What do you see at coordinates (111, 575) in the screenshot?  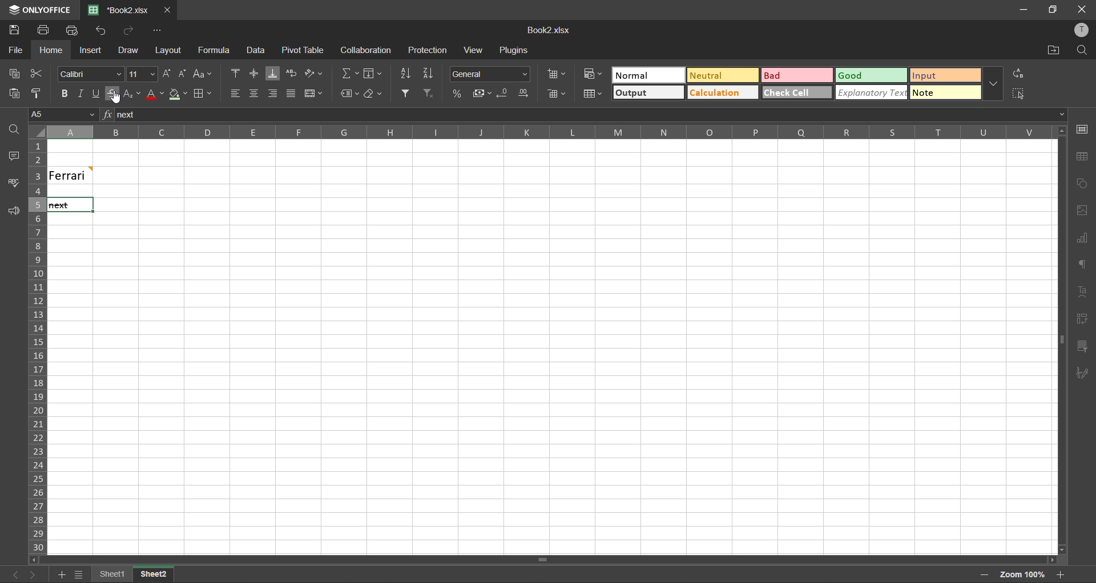 I see `sheet names` at bounding box center [111, 575].